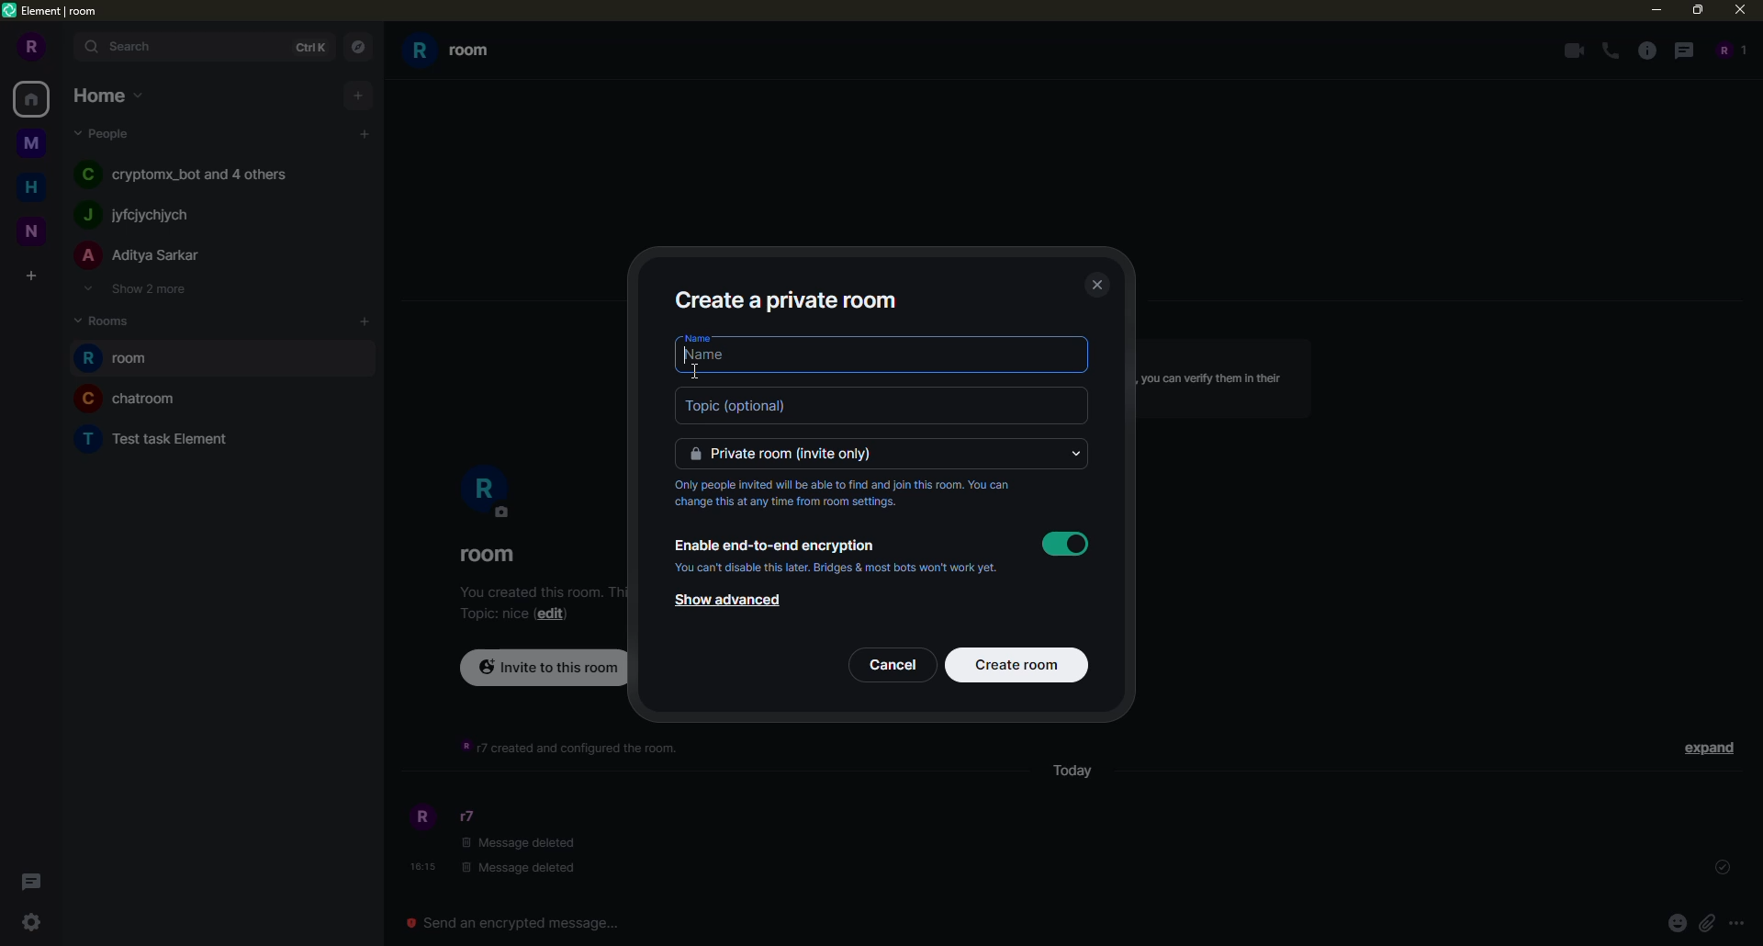  I want to click on day, so click(1070, 774).